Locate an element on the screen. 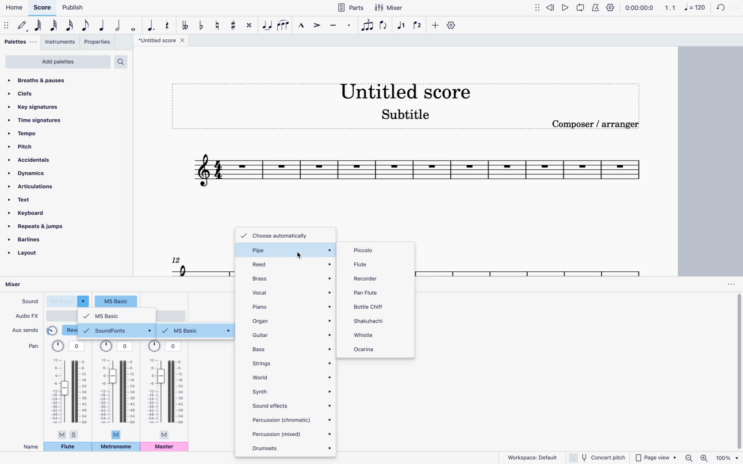  rest is located at coordinates (167, 23).